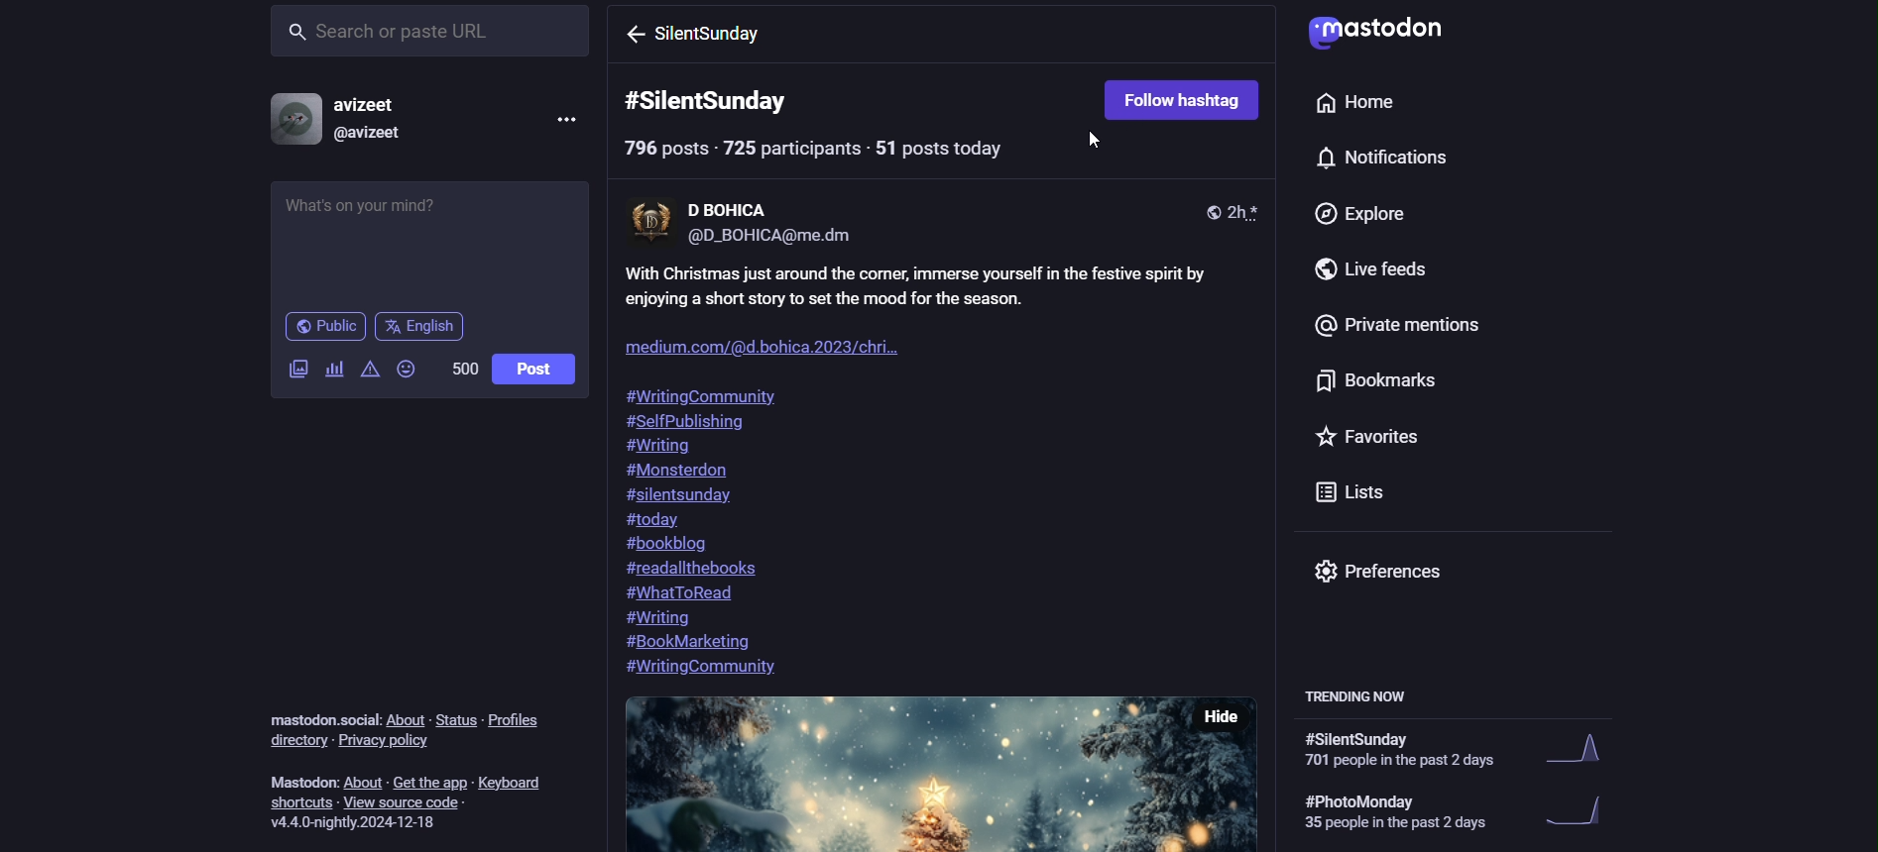 The width and height of the screenshot is (1878, 852). What do you see at coordinates (777, 239) in the screenshot?
I see `@D_BOHICA@me.dm` at bounding box center [777, 239].